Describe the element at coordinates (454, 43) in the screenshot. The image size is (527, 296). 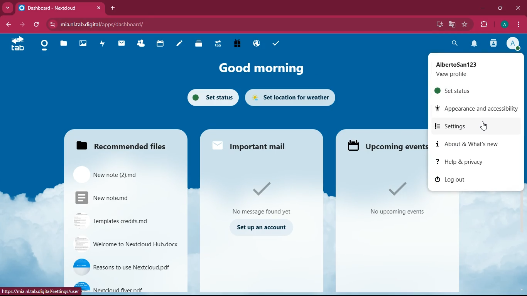
I see `search` at that location.